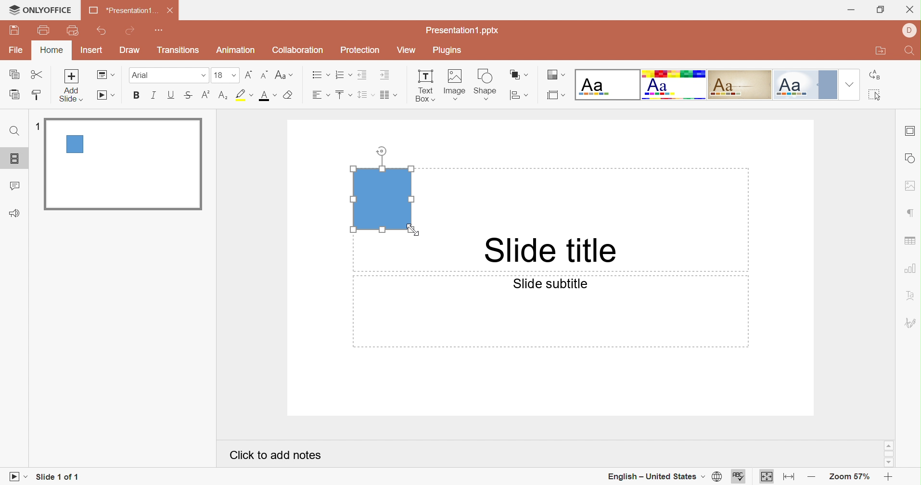 The image size is (921, 485). What do you see at coordinates (806, 85) in the screenshot?
I see `Official` at bounding box center [806, 85].